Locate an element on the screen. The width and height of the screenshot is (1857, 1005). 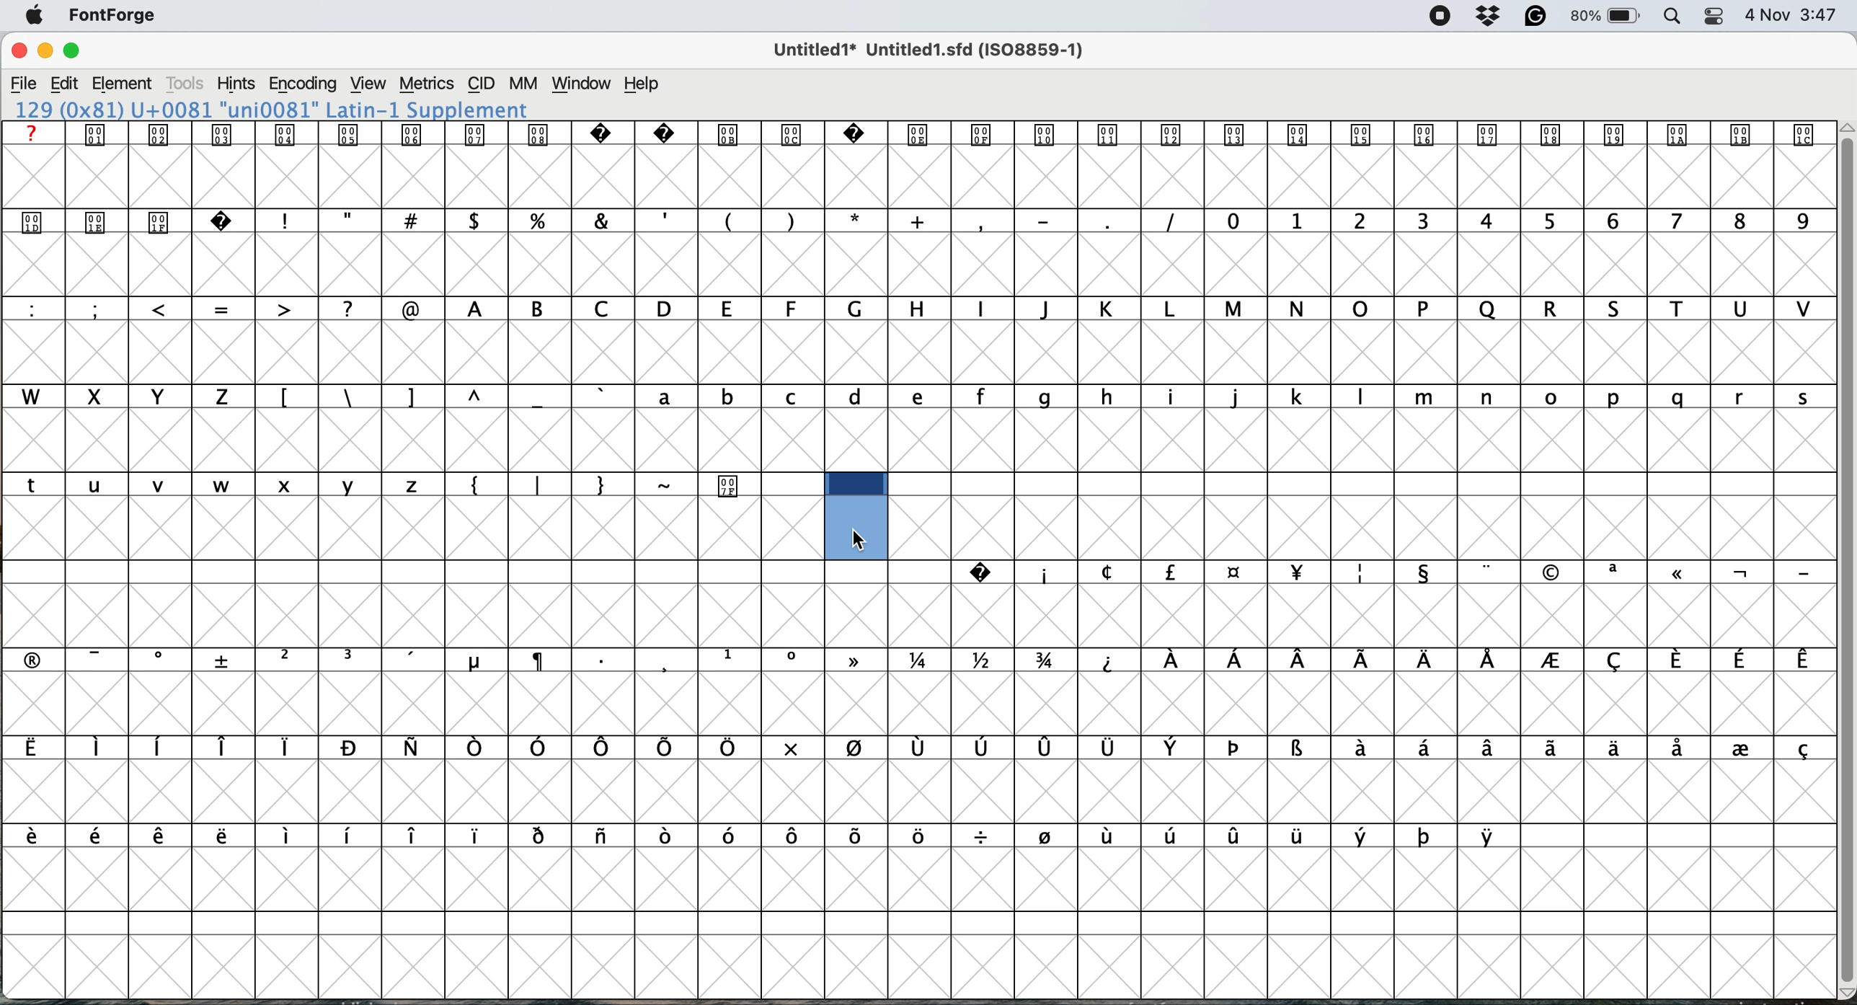
3:47 is located at coordinates (1817, 17).